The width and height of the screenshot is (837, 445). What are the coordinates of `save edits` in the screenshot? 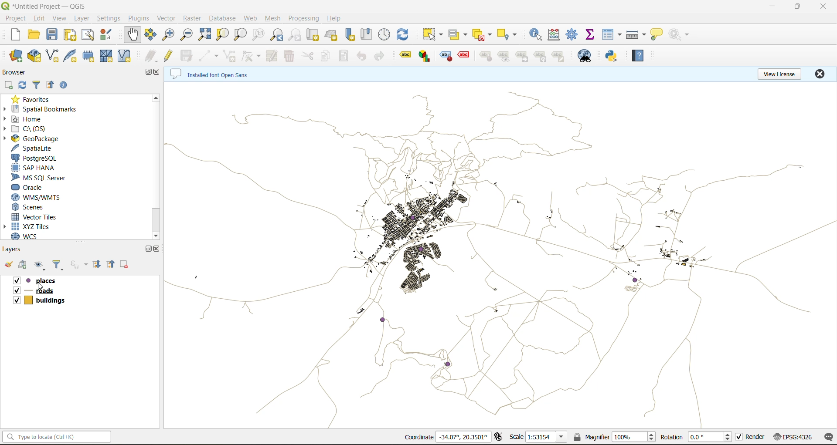 It's located at (184, 58).